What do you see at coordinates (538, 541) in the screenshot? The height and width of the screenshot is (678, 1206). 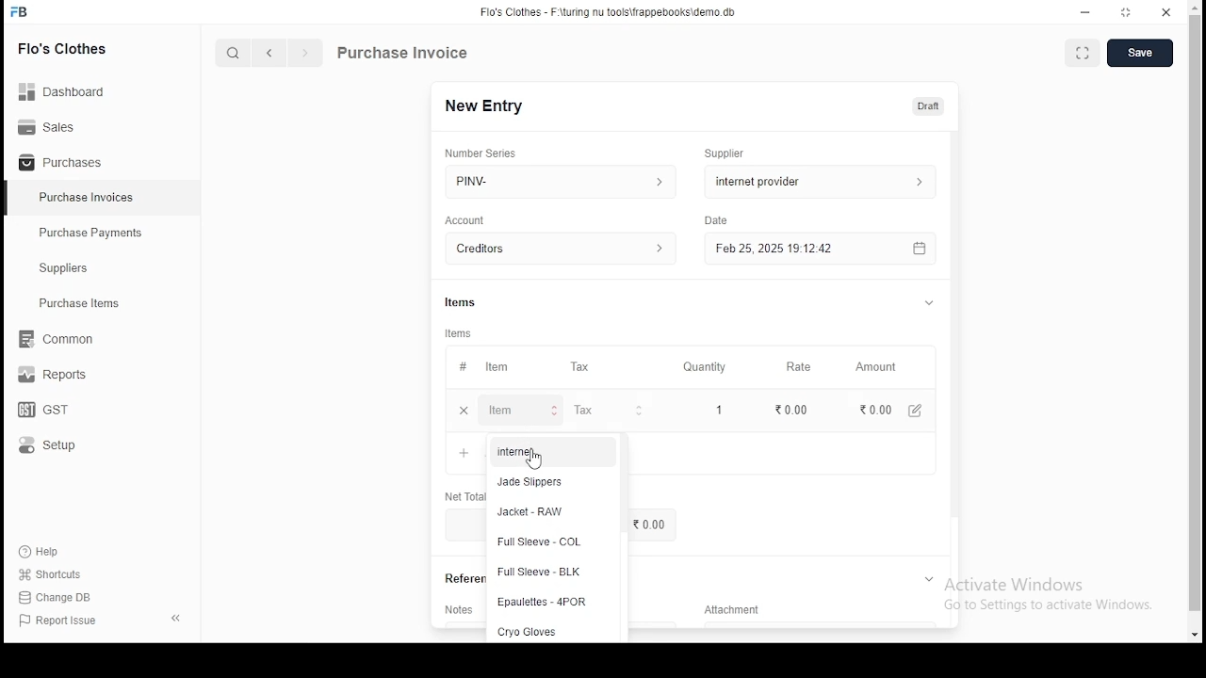 I see `full sleeves - col` at bounding box center [538, 541].